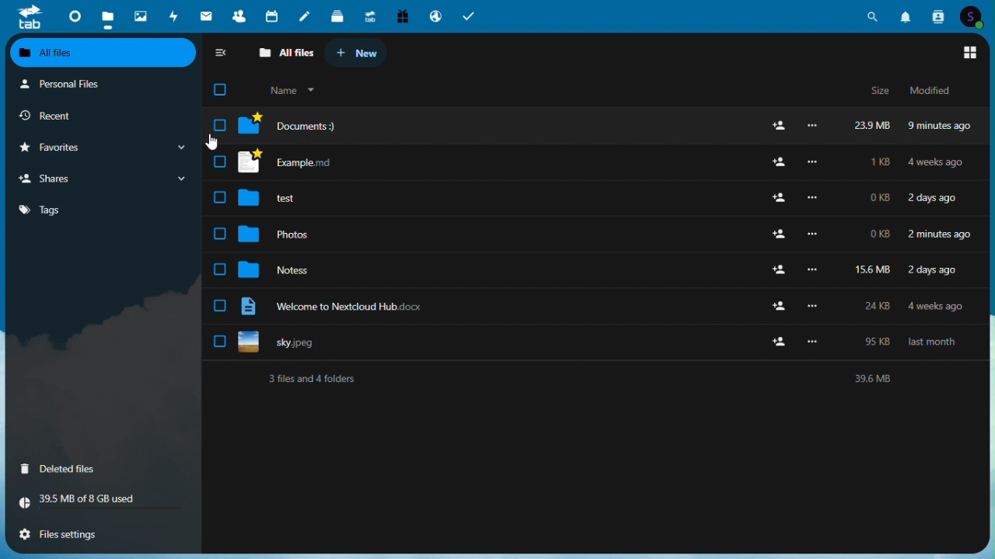 This screenshot has height=559, width=995. I want to click on notifications, so click(909, 15).